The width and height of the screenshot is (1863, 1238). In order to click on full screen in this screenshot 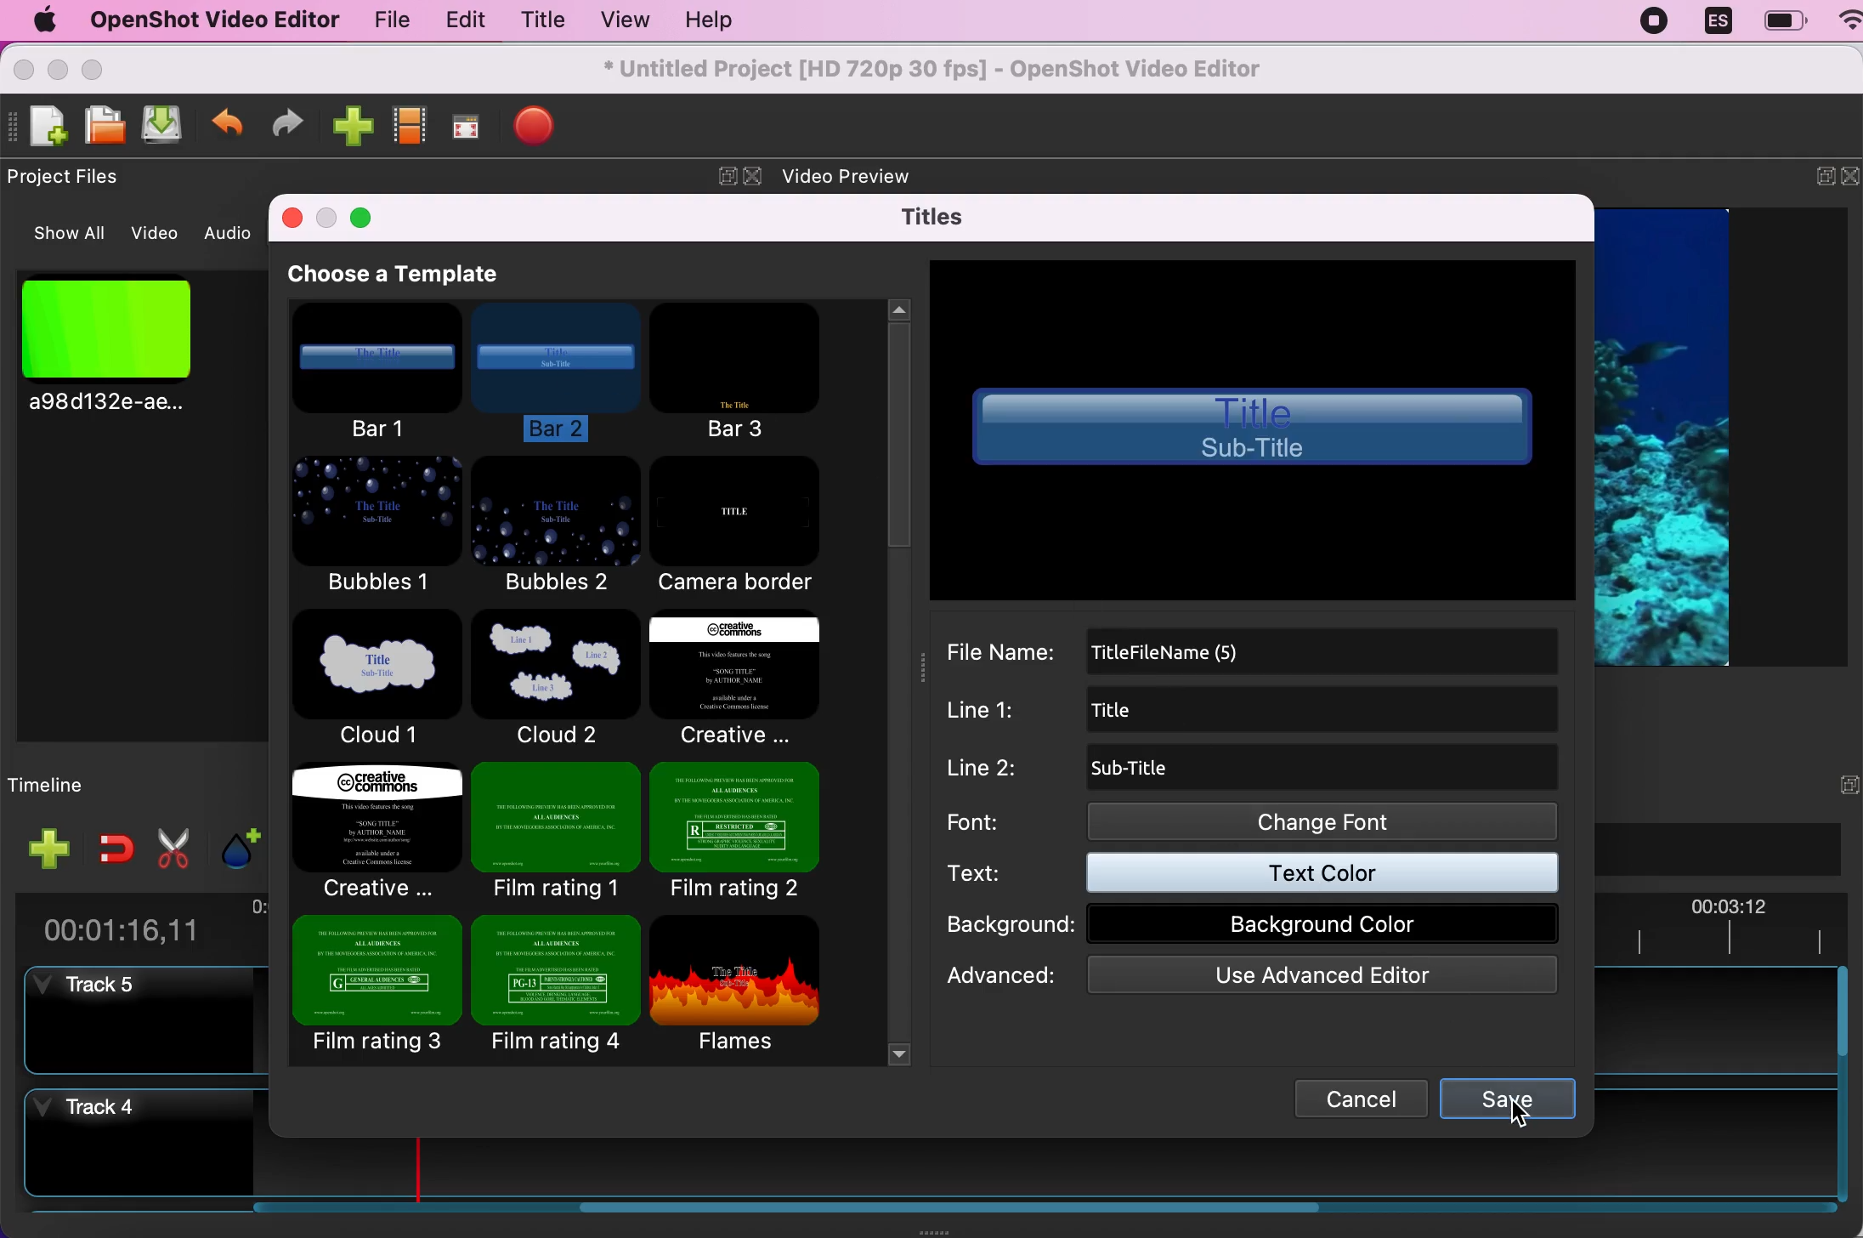, I will do `click(470, 122)`.